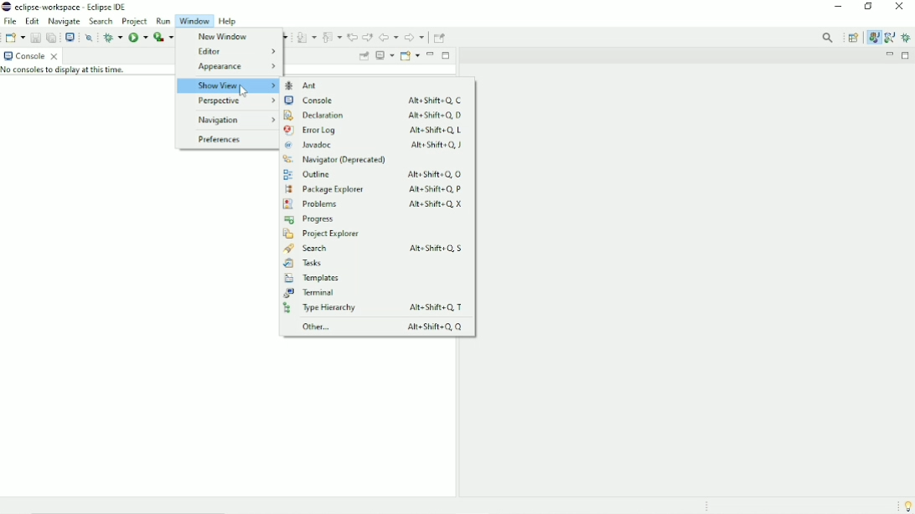 This screenshot has height=514, width=915. What do you see at coordinates (900, 9) in the screenshot?
I see `Close` at bounding box center [900, 9].